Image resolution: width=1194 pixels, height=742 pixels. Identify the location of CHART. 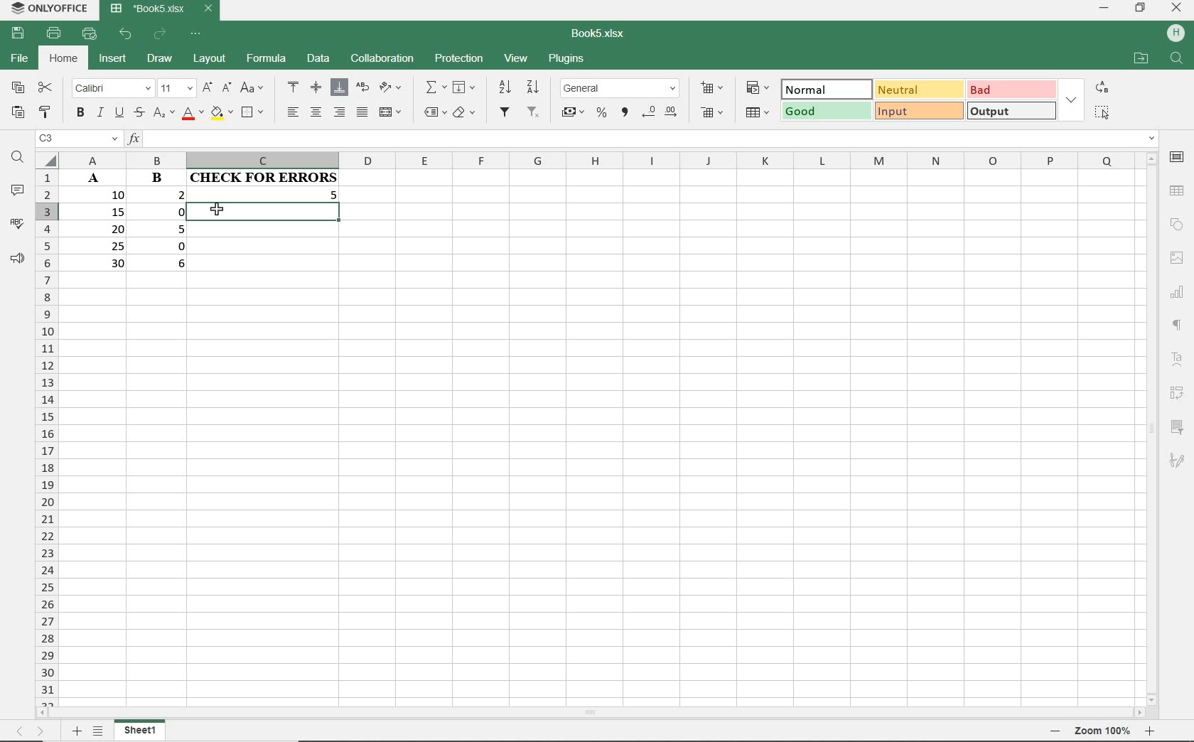
(1179, 293).